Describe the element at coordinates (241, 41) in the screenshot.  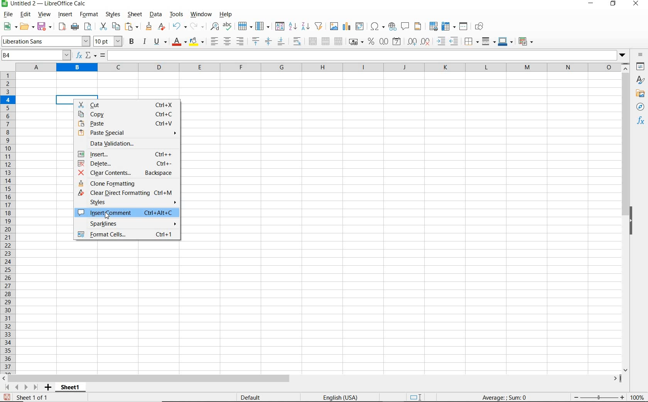
I see `align right` at that location.